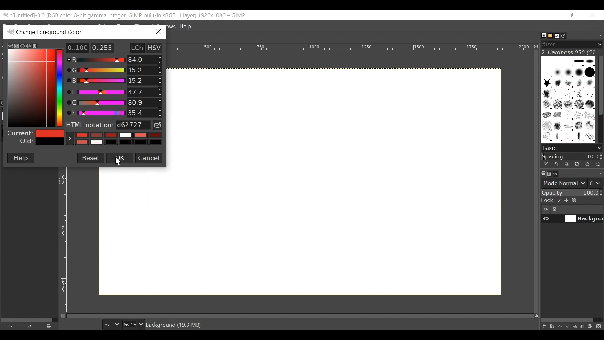 This screenshot has height=340, width=604. Describe the element at coordinates (572, 156) in the screenshot. I see `Spacing` at that location.